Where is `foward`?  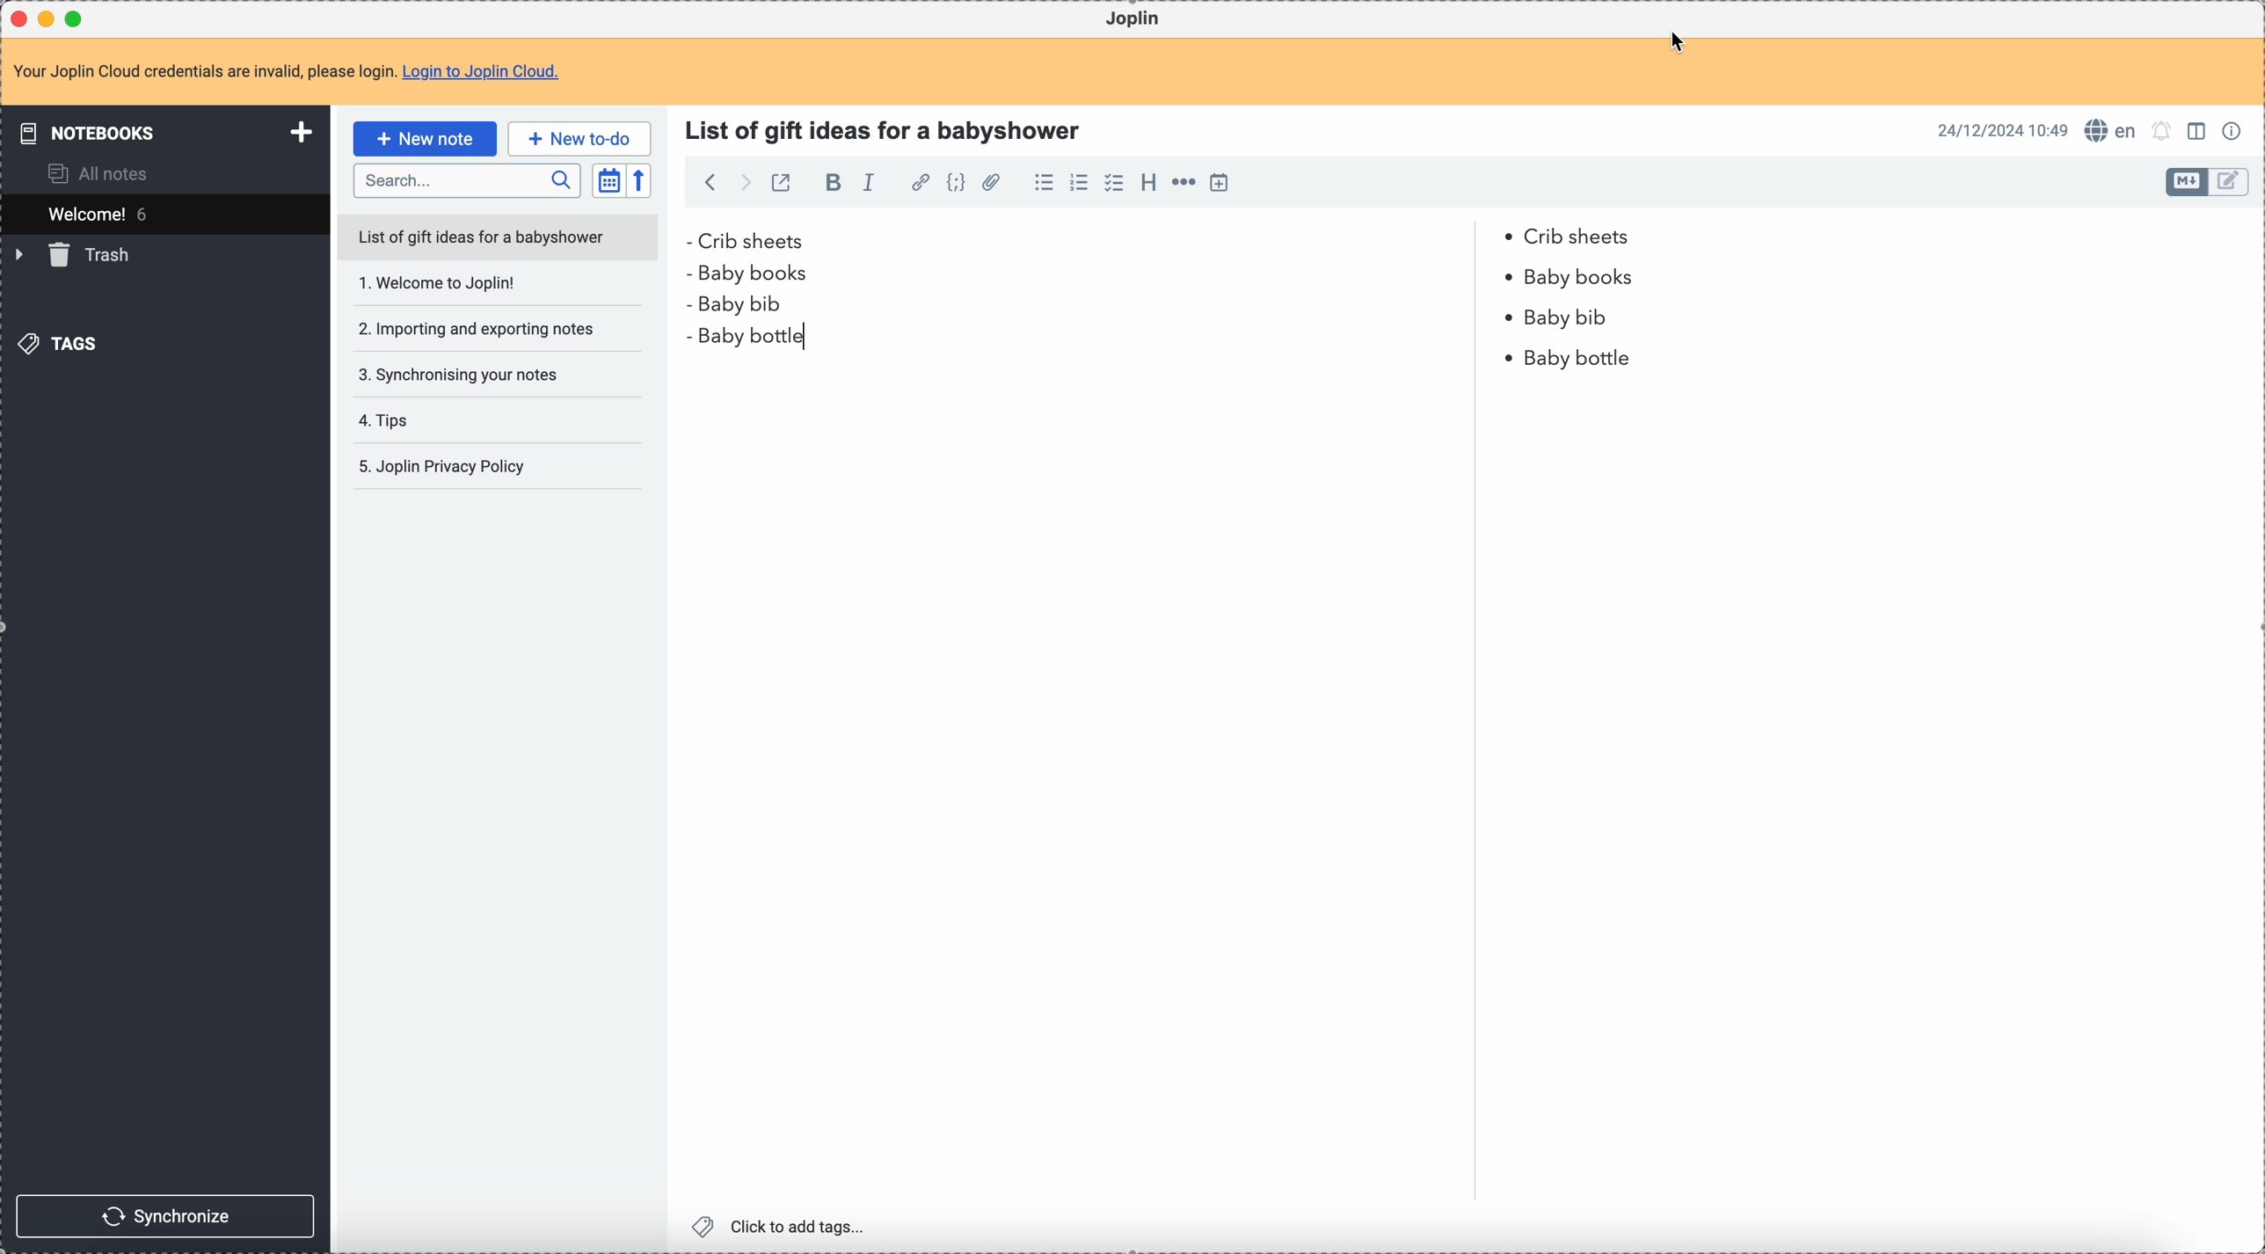
foward is located at coordinates (747, 183).